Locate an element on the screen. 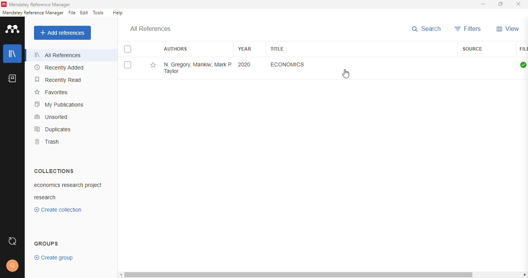 Image resolution: width=528 pixels, height=278 pixels. select is located at coordinates (128, 65).